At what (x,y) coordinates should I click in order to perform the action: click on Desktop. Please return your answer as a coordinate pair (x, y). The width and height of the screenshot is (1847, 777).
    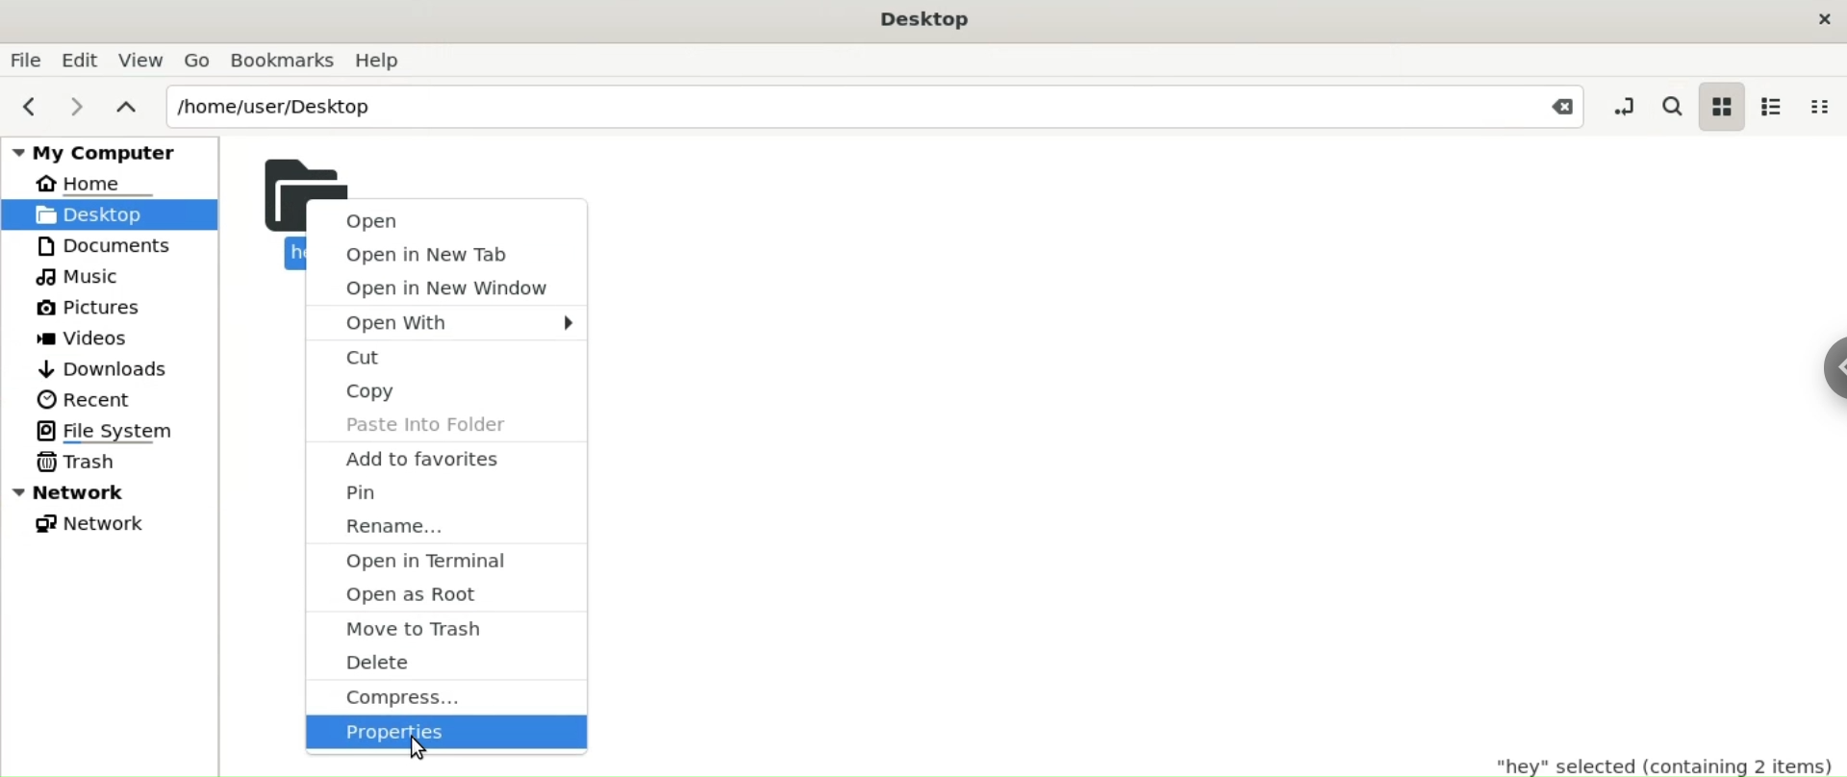
    Looking at the image, I should click on (112, 213).